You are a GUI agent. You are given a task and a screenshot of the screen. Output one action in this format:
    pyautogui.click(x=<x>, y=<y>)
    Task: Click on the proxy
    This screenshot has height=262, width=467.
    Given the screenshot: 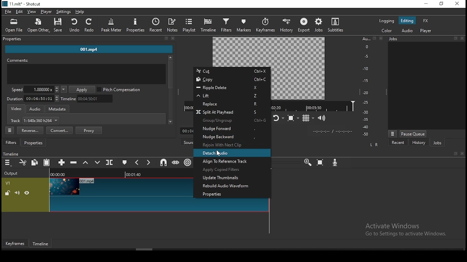 What is the action you would take?
    pyautogui.click(x=89, y=130)
    